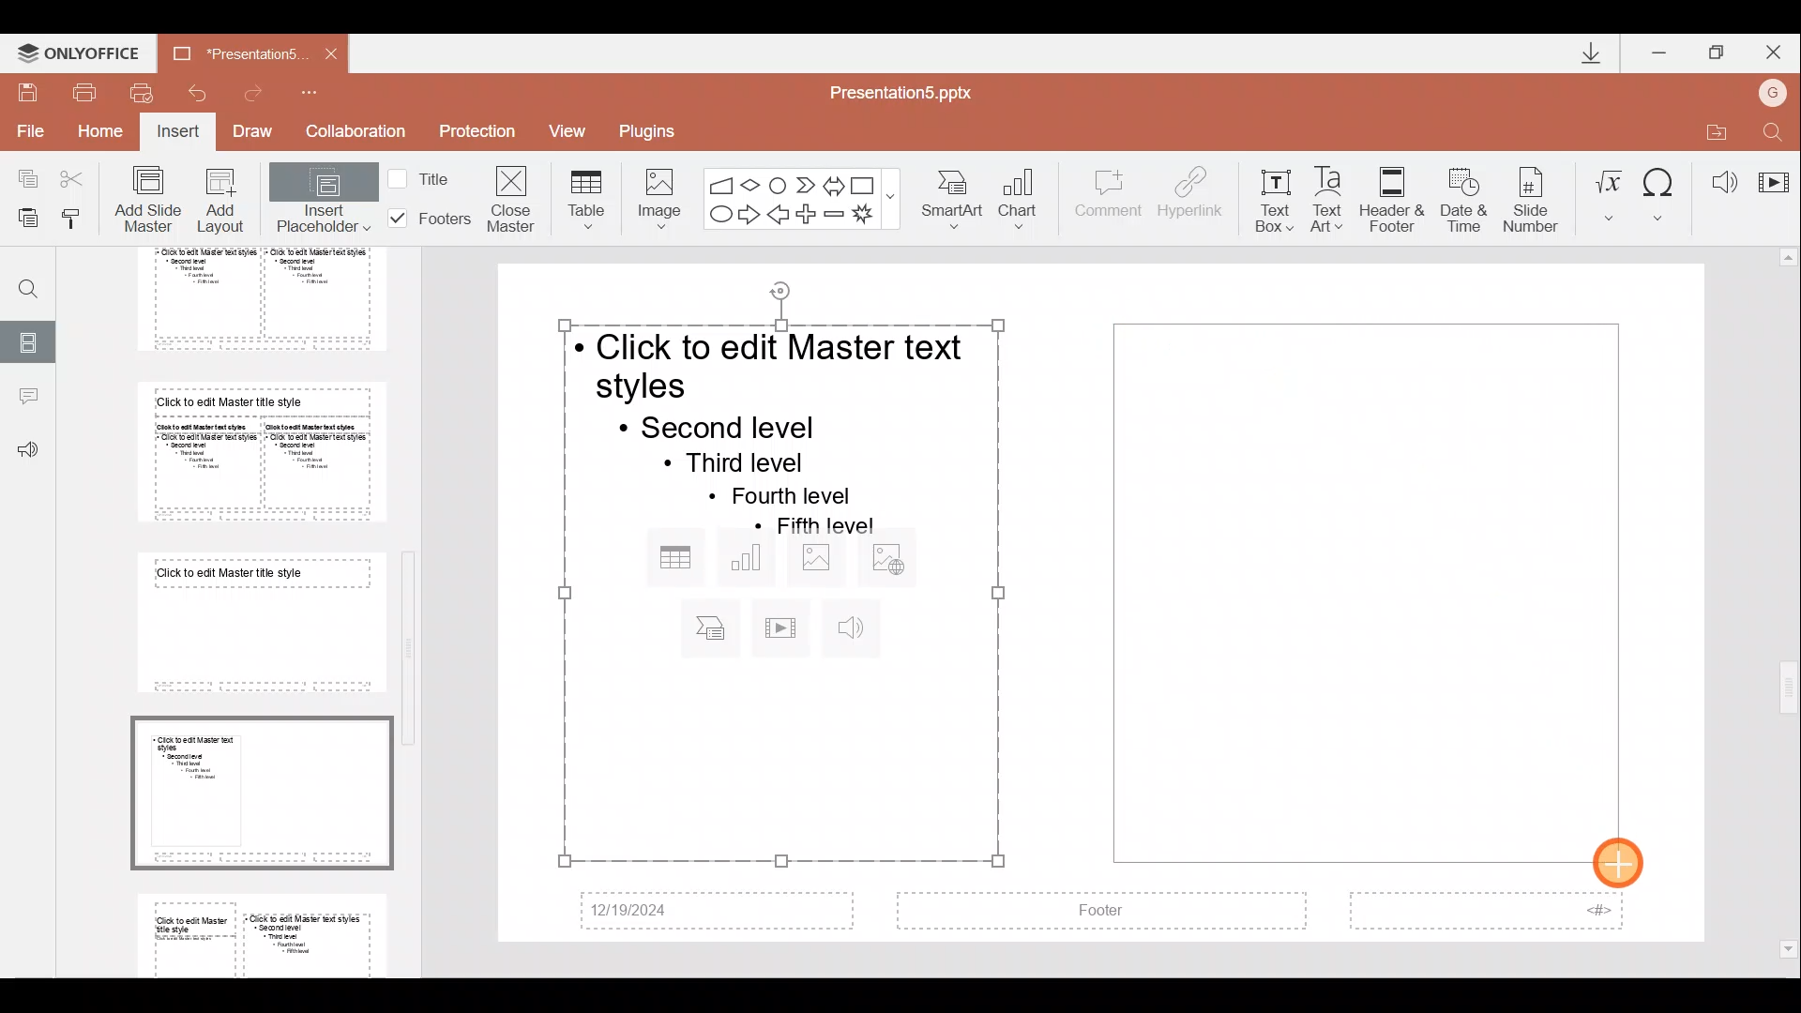 The height and width of the screenshot is (1013, 1801). What do you see at coordinates (325, 53) in the screenshot?
I see `Close document` at bounding box center [325, 53].